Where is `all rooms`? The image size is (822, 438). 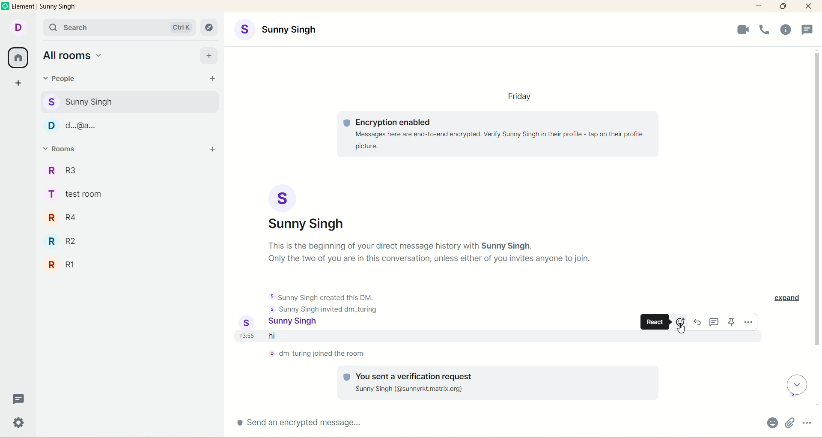
all rooms is located at coordinates (18, 58).